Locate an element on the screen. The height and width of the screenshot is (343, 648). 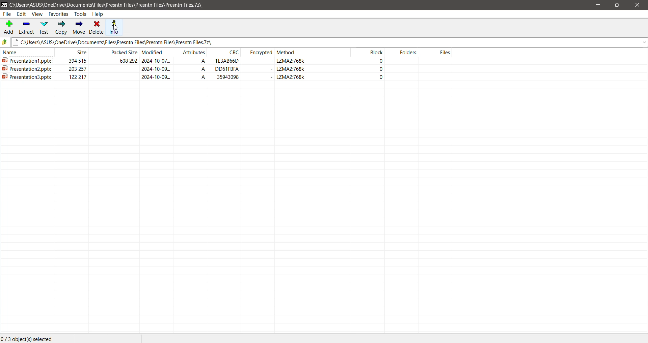
0 is located at coordinates (380, 69).